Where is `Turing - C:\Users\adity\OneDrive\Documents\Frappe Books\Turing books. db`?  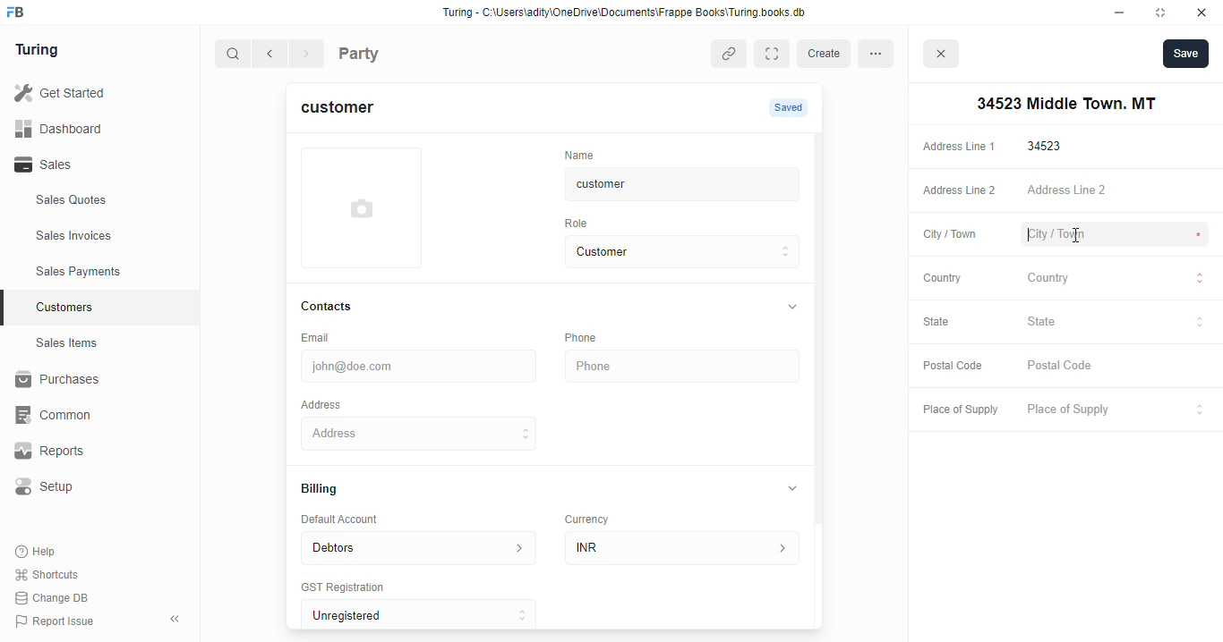 Turing - C:\Users\adity\OneDrive\Documents\Frappe Books\Turing books. db is located at coordinates (629, 14).